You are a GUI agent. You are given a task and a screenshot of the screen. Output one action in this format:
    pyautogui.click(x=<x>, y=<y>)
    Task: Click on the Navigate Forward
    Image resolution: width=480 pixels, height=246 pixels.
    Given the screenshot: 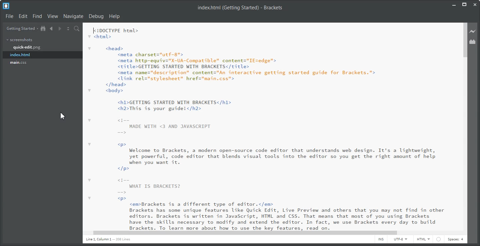 What is the action you would take?
    pyautogui.click(x=60, y=28)
    